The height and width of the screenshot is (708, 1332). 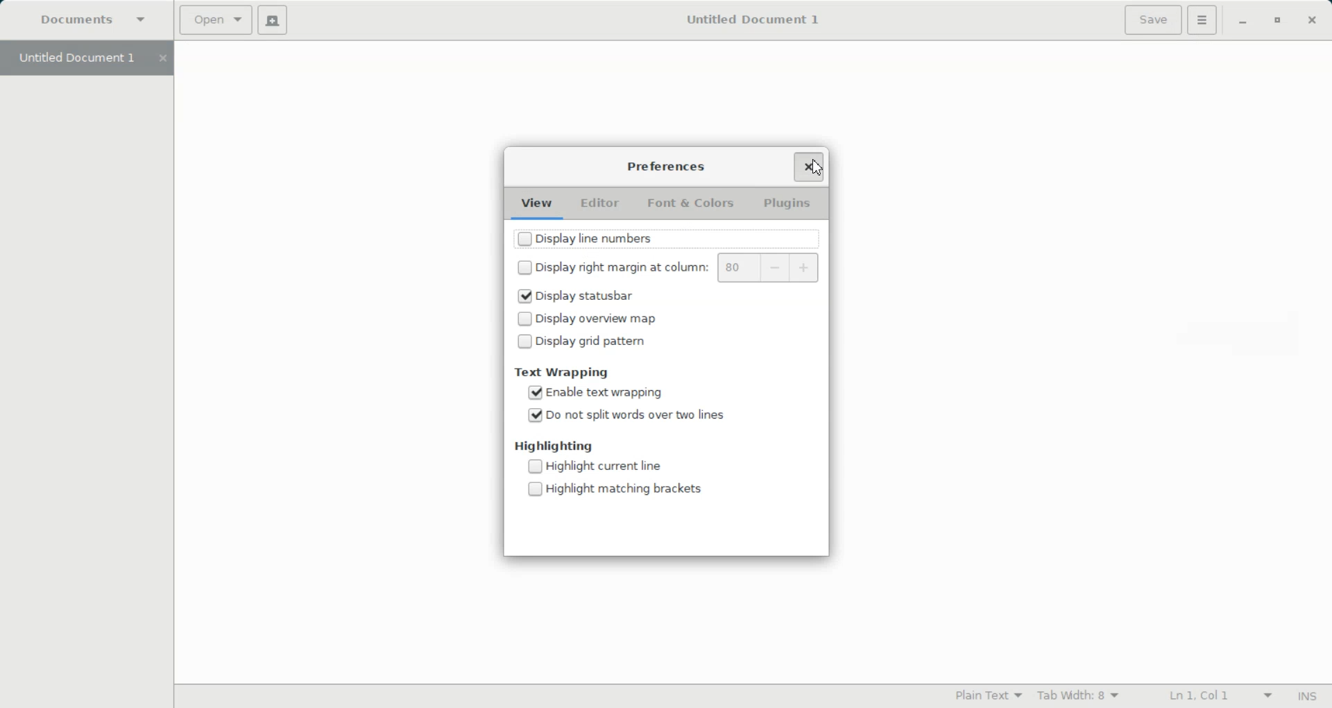 What do you see at coordinates (690, 205) in the screenshot?
I see `Font & Colors` at bounding box center [690, 205].